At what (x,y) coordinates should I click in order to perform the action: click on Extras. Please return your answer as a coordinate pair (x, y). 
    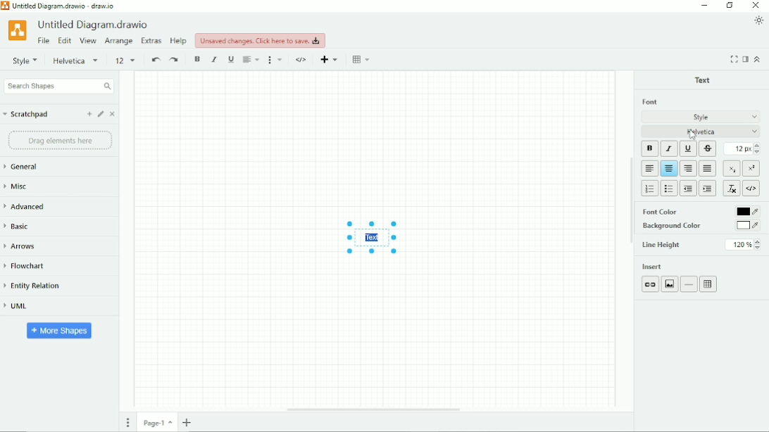
    Looking at the image, I should click on (152, 42).